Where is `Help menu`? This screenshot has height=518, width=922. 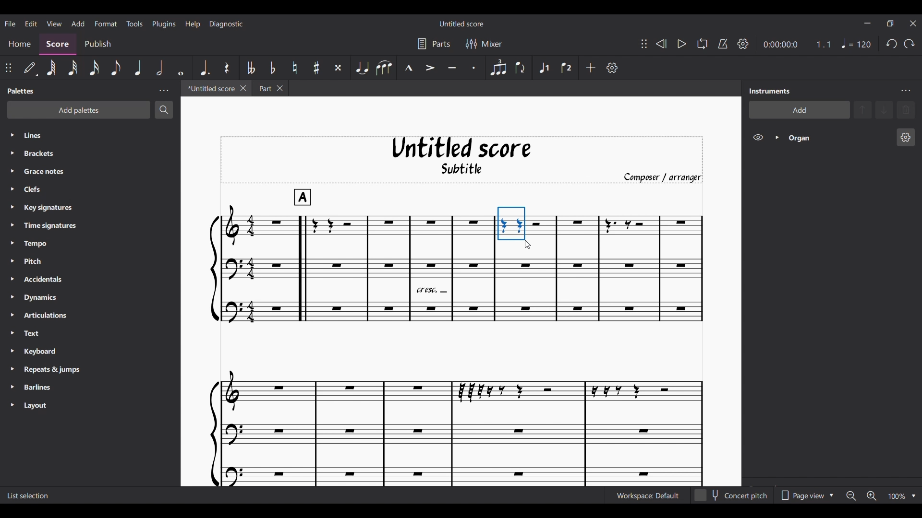
Help menu is located at coordinates (192, 24).